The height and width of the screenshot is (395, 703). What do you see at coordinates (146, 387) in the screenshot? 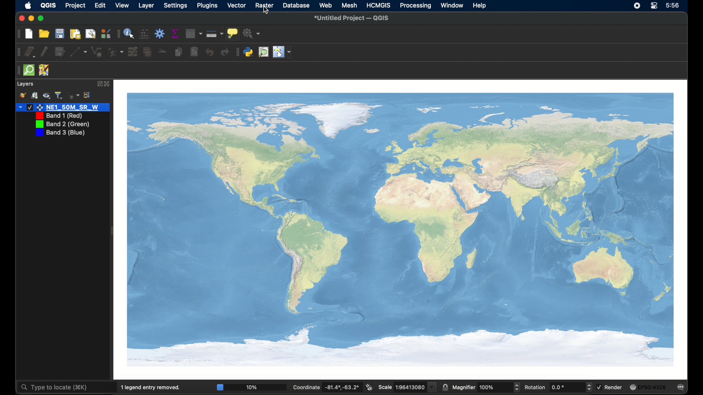
I see `1 legend entry removed` at bounding box center [146, 387].